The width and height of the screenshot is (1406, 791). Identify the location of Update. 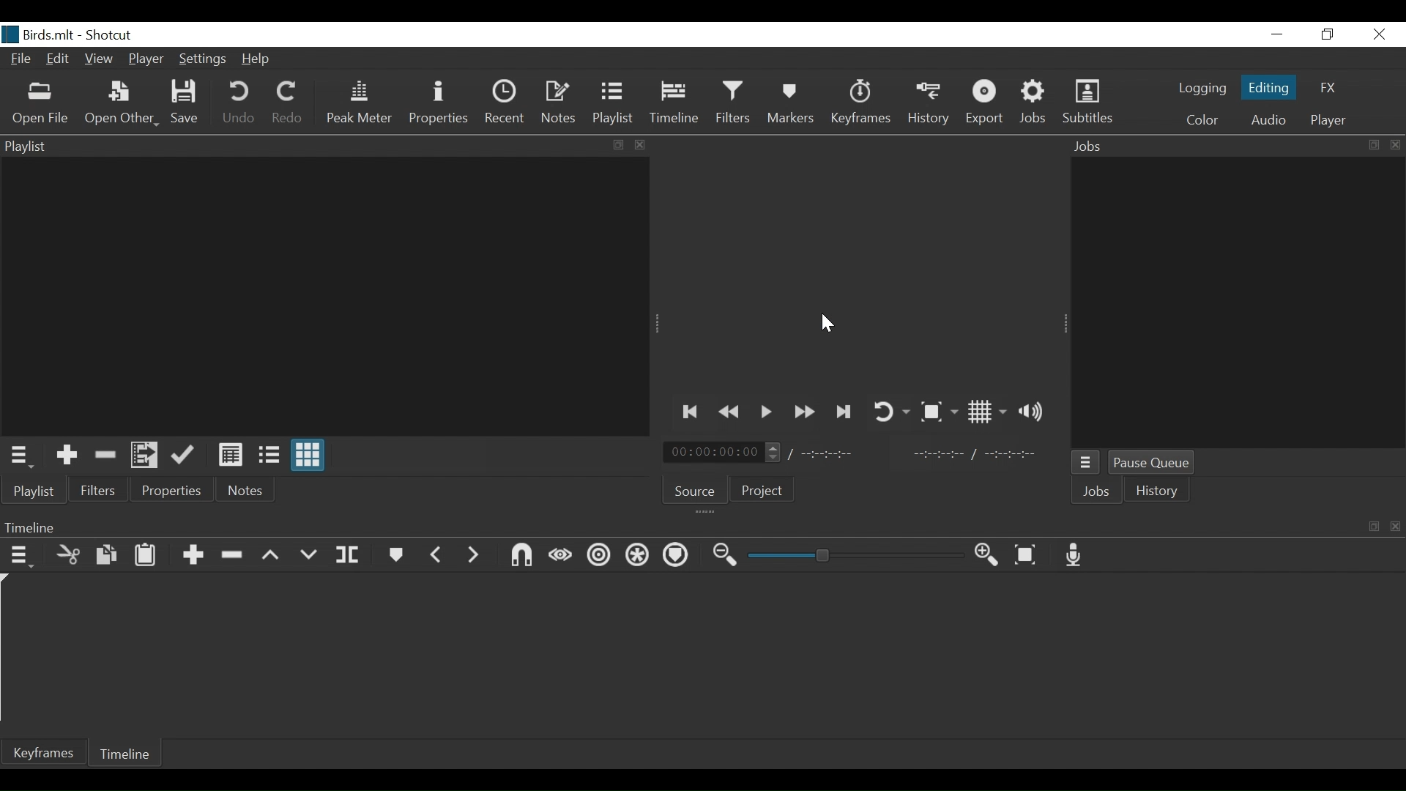
(186, 456).